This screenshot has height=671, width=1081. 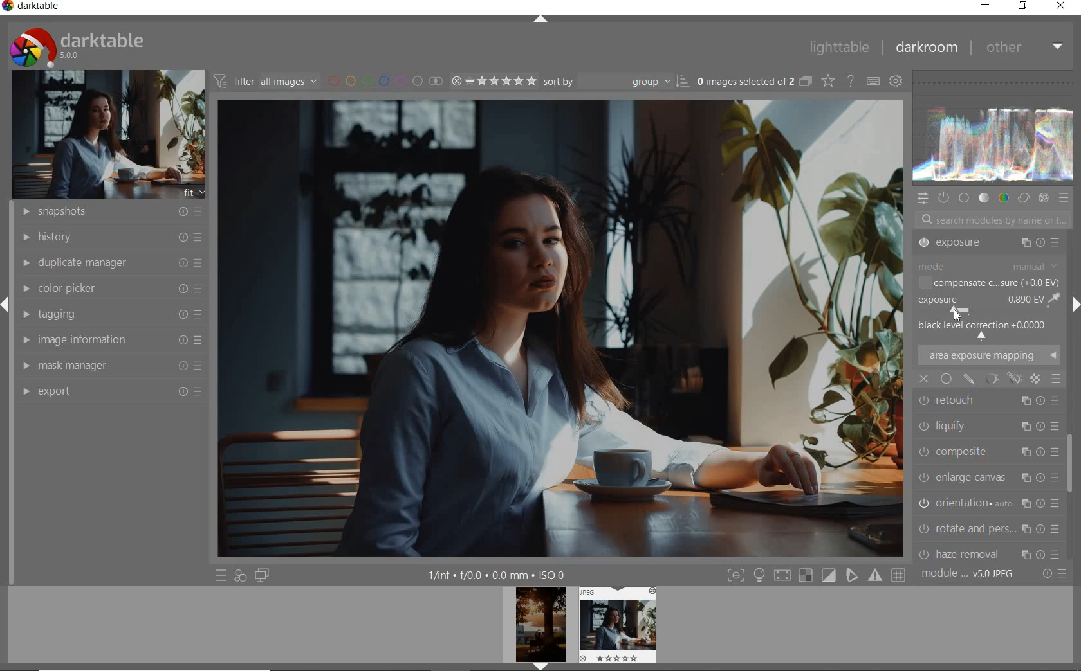 I want to click on OTHER, so click(x=1025, y=49).